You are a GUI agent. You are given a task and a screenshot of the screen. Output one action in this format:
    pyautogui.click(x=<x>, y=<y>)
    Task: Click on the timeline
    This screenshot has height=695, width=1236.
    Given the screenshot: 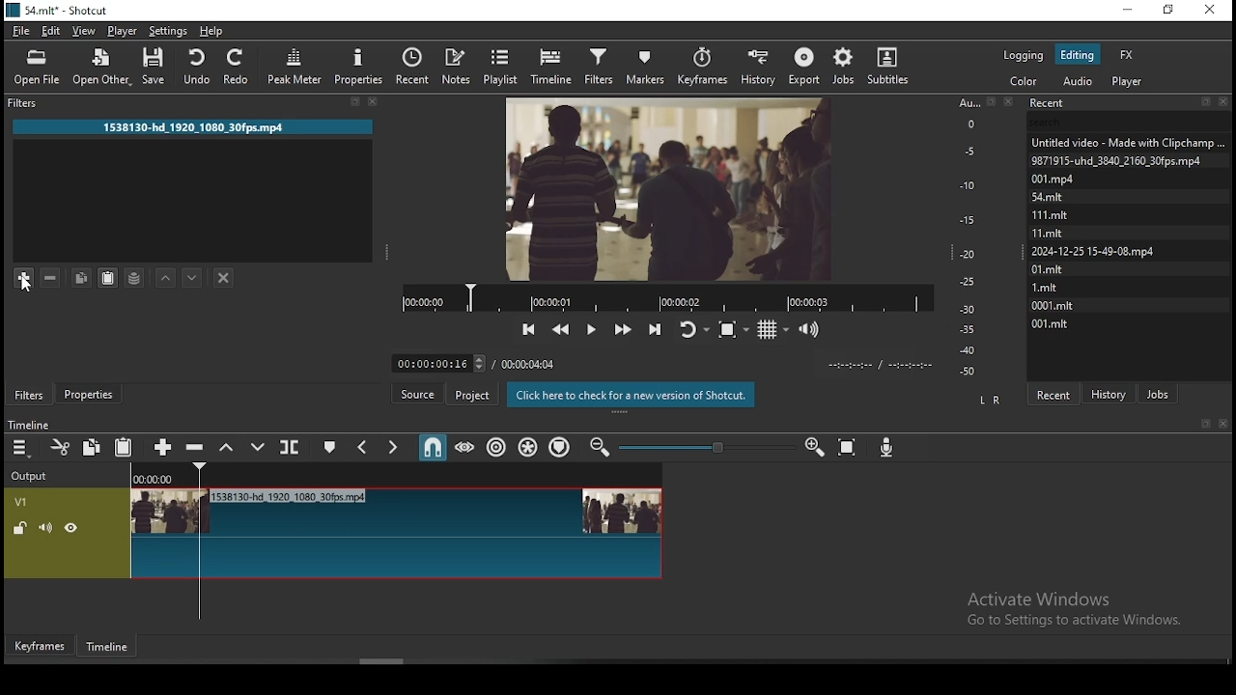 What is the action you would take?
    pyautogui.click(x=552, y=66)
    